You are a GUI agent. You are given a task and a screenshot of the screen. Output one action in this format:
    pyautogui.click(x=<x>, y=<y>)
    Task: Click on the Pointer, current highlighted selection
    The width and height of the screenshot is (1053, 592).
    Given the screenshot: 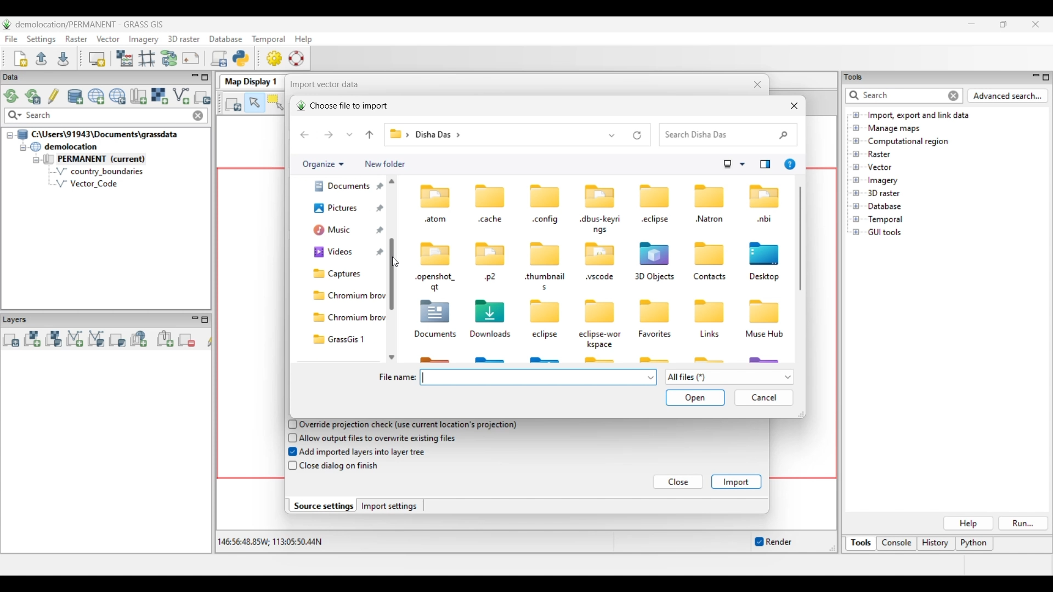 What is the action you would take?
    pyautogui.click(x=254, y=103)
    